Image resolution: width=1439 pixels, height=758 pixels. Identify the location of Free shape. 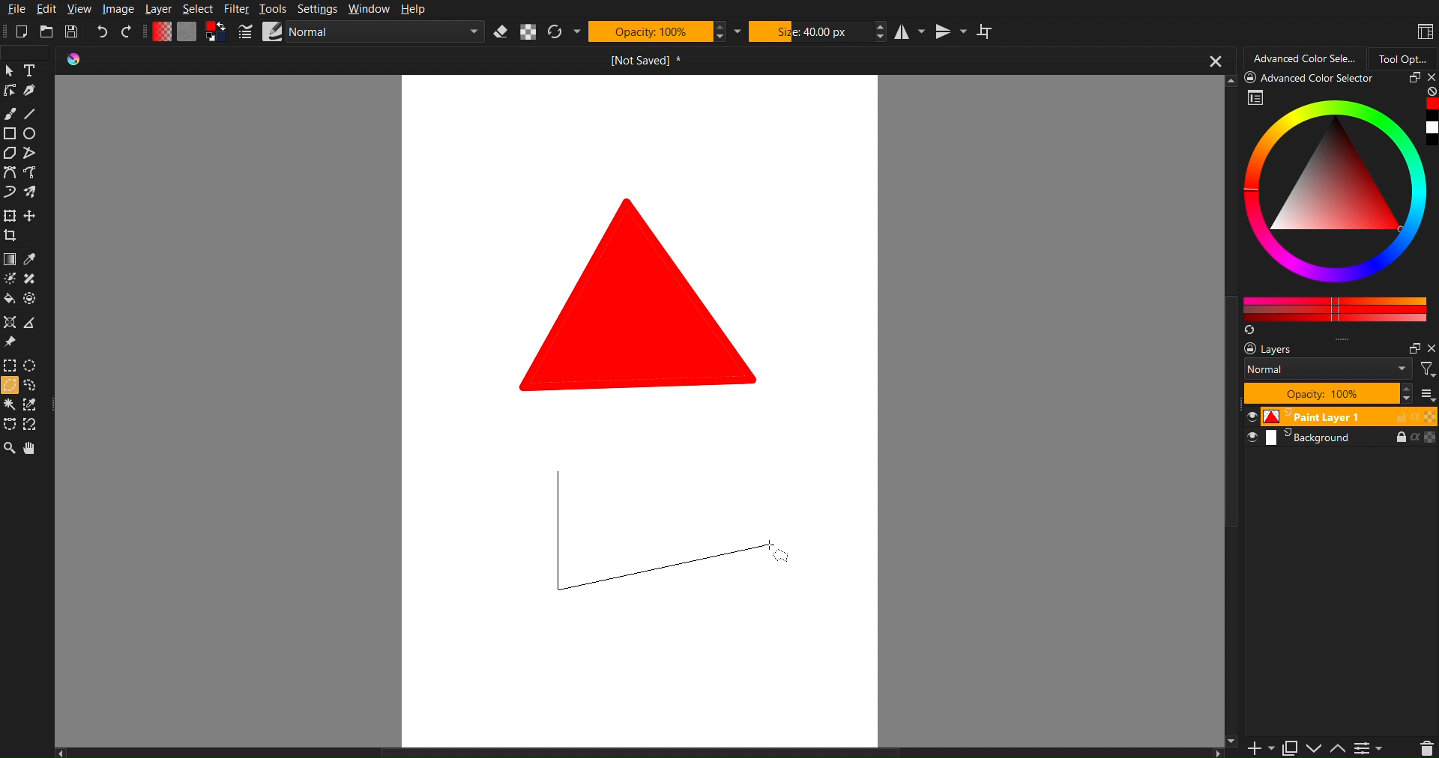
(31, 192).